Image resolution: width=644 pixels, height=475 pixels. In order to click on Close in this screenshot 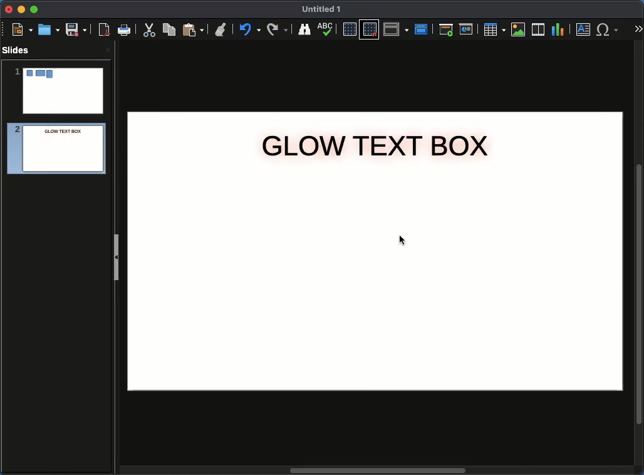, I will do `click(108, 50)`.